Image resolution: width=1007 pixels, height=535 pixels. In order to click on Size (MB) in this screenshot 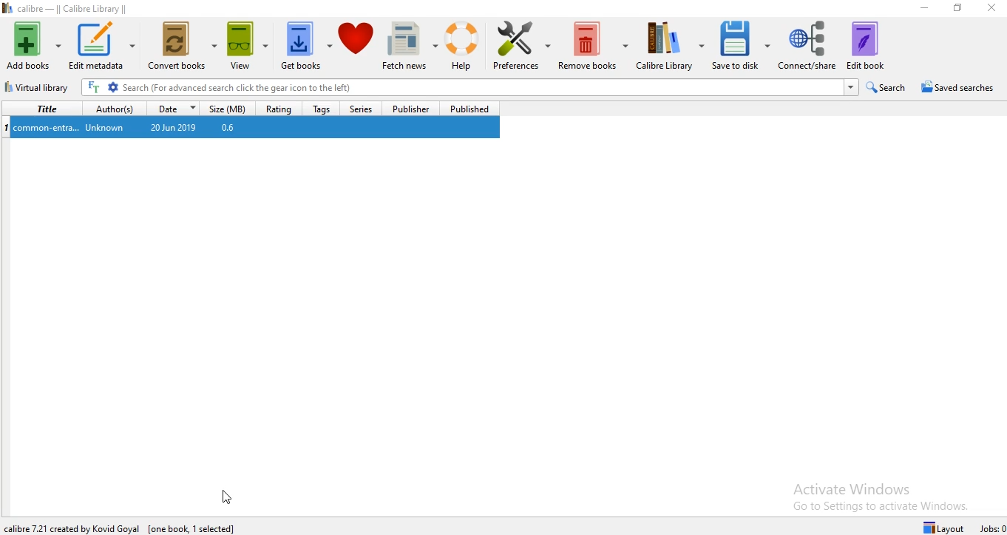, I will do `click(229, 109)`.